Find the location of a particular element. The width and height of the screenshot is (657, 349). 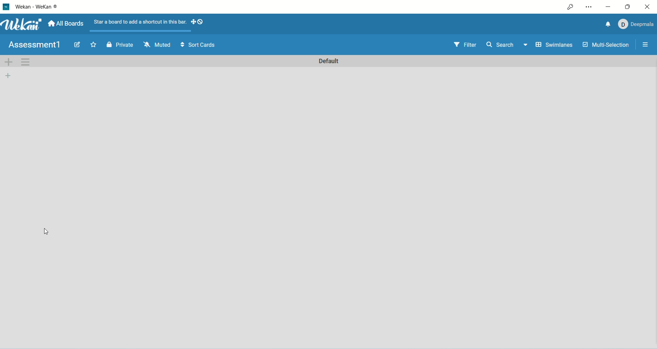

default is located at coordinates (328, 61).